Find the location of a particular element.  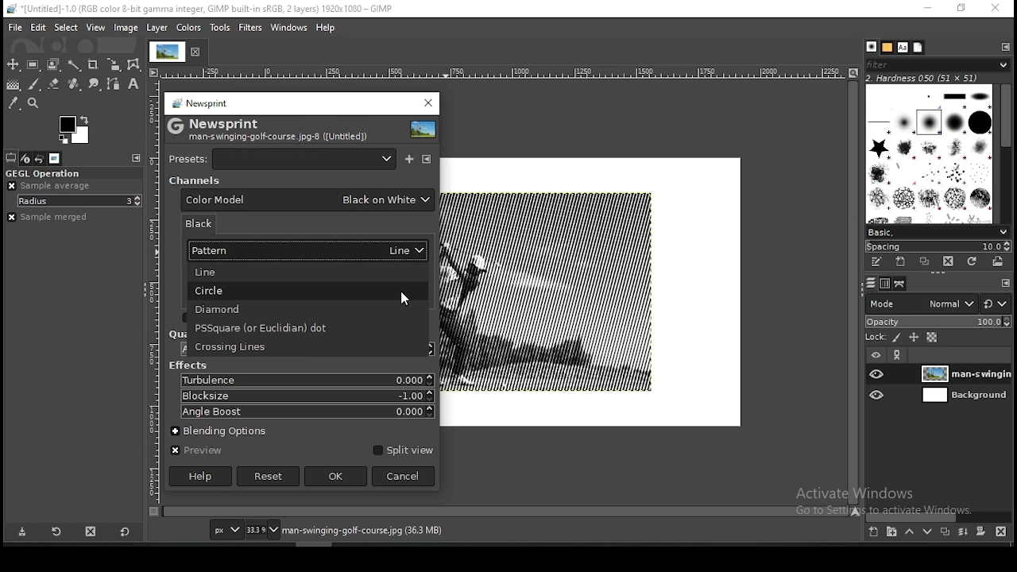

close window is located at coordinates (996, 8).